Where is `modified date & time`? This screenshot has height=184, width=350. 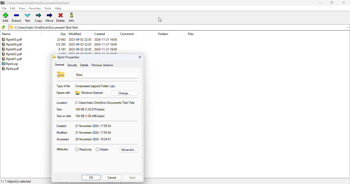 modified date & time is located at coordinates (80, 44).